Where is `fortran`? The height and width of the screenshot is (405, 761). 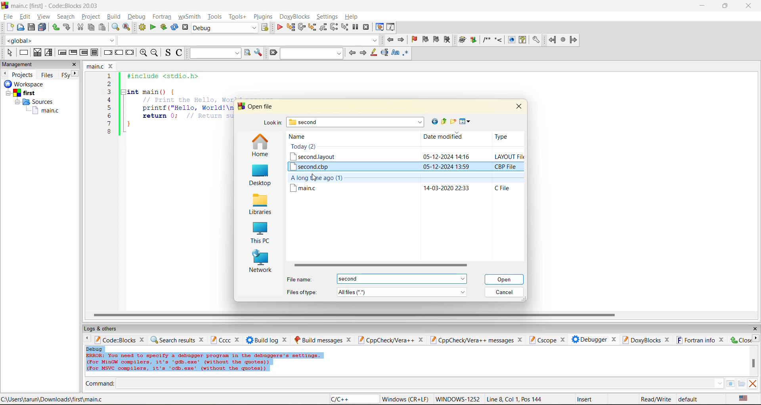
fortran is located at coordinates (162, 17).